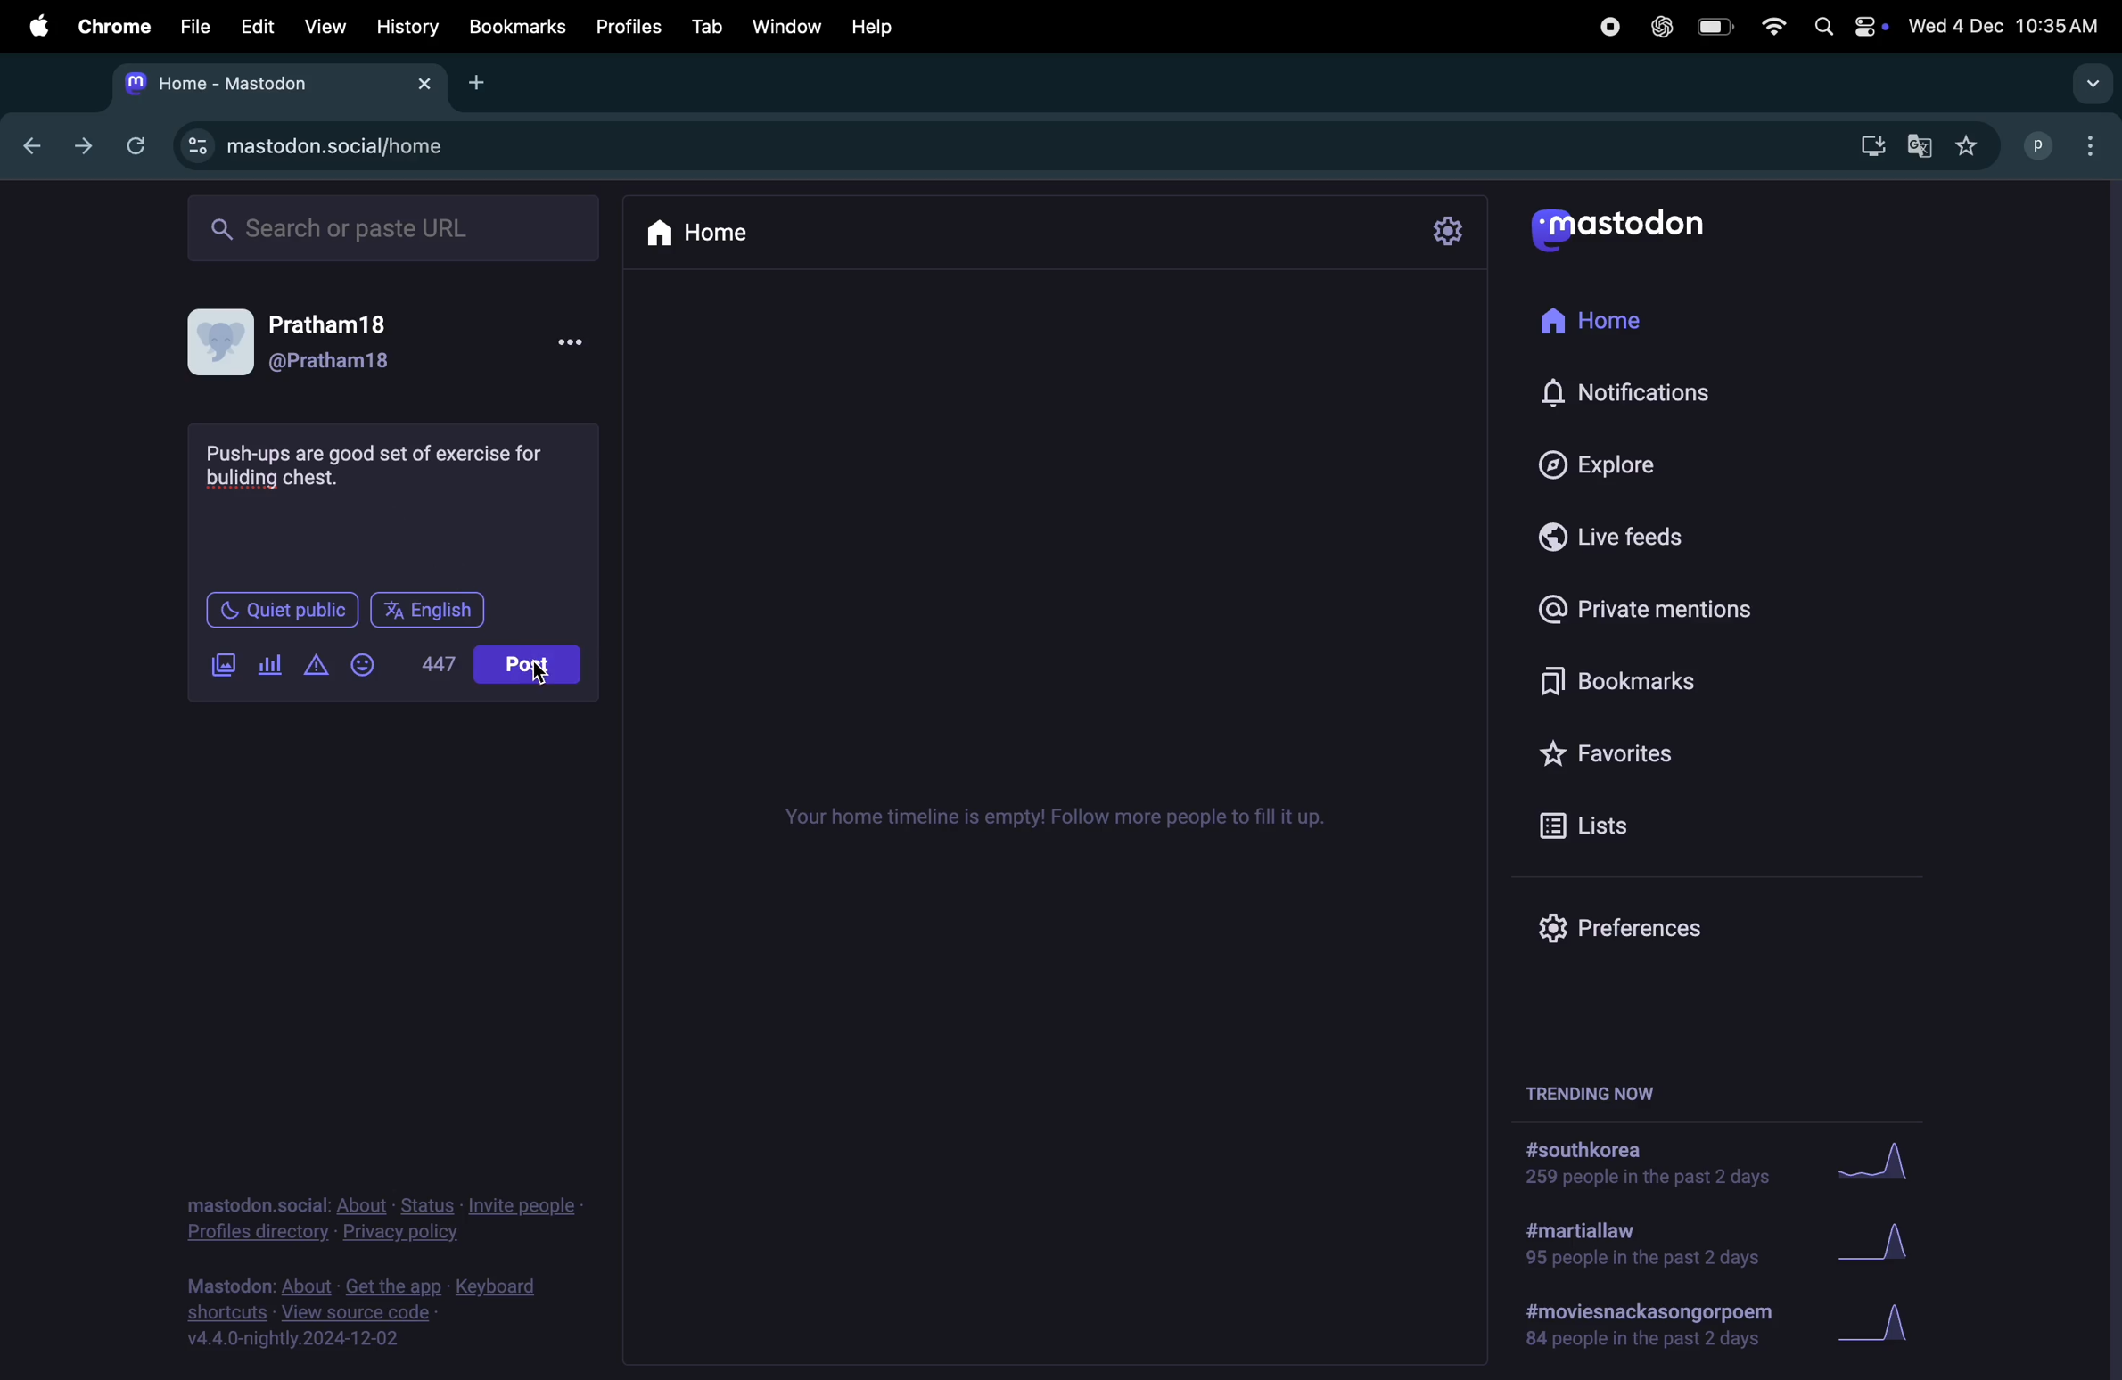  I want to click on apple widgets, so click(1846, 28).